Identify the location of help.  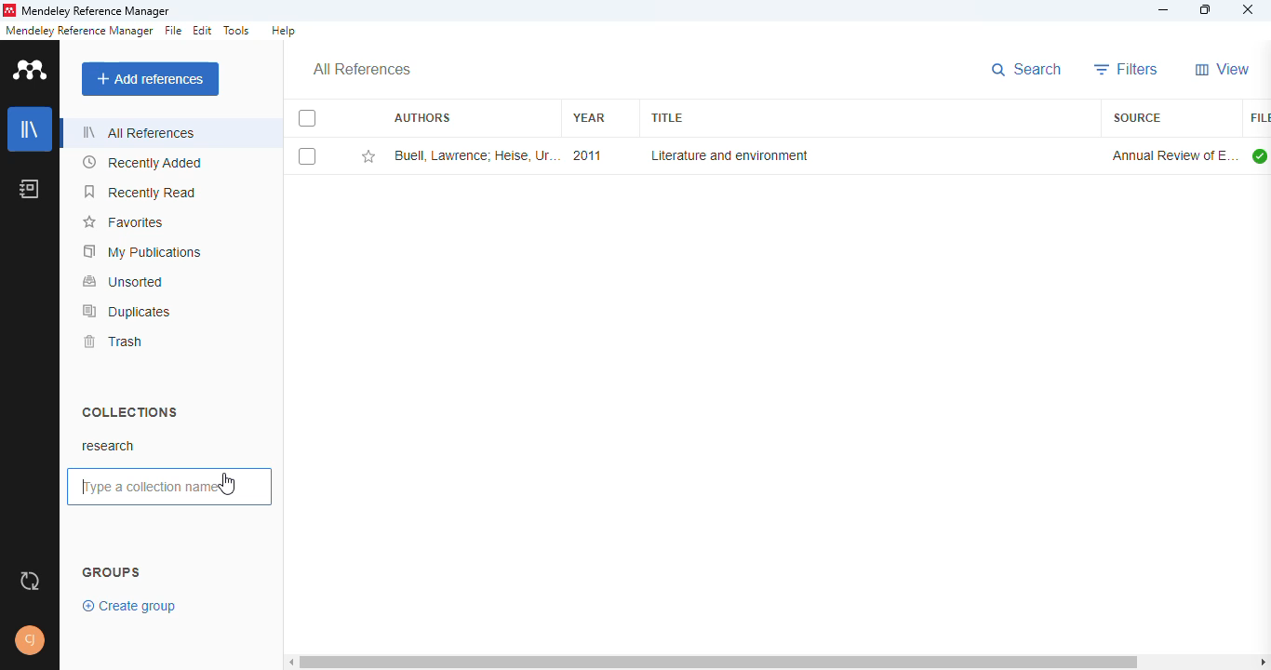
(284, 30).